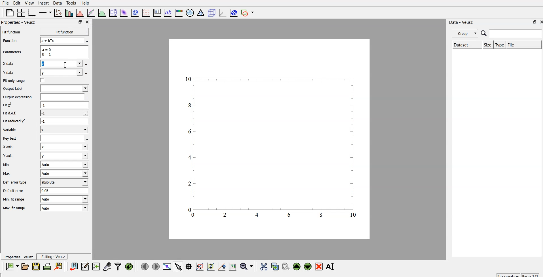 This screenshot has width=543, height=277. What do you see at coordinates (86, 267) in the screenshot?
I see `edit and  enter new data sets` at bounding box center [86, 267].